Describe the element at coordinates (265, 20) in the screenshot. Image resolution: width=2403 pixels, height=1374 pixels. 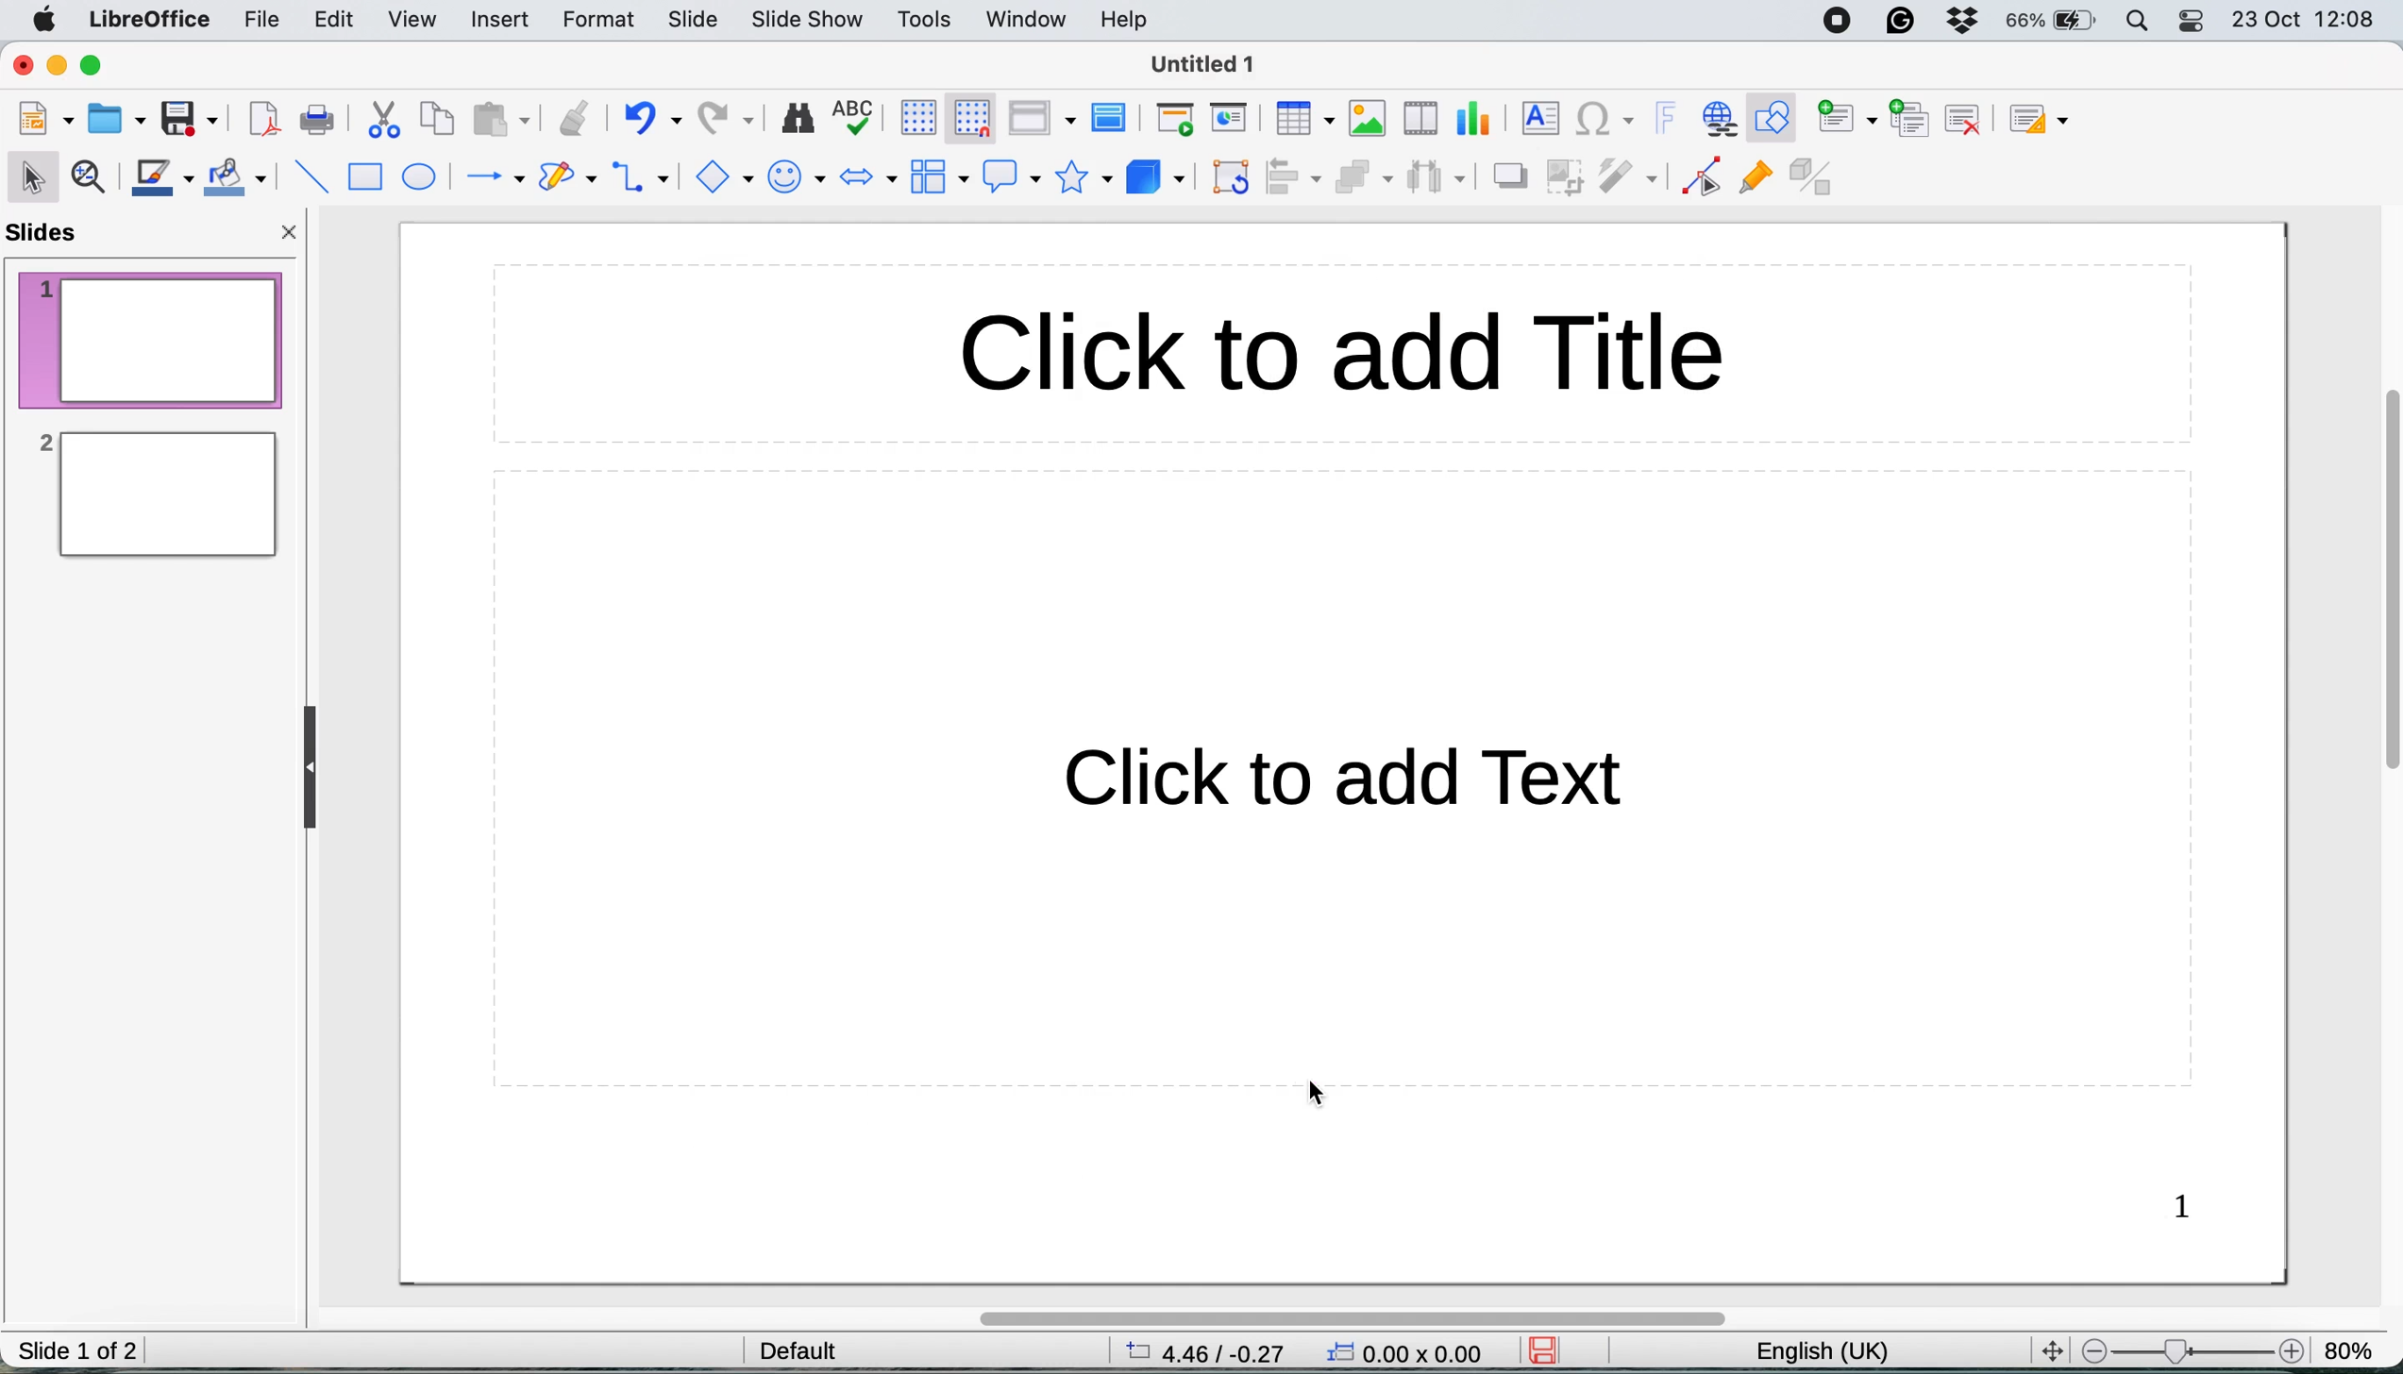
I see `file` at that location.